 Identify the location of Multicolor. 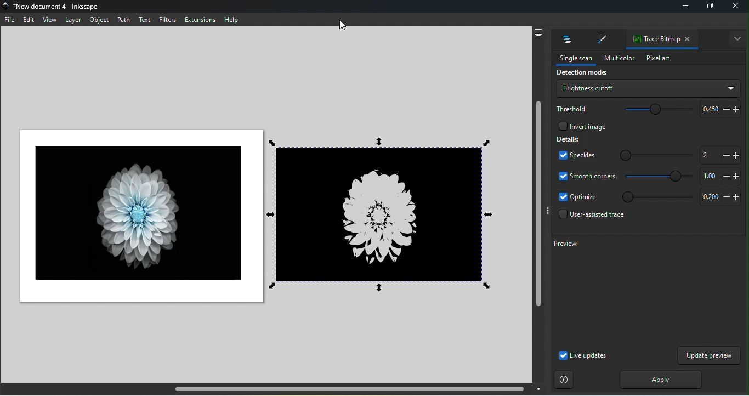
(616, 57).